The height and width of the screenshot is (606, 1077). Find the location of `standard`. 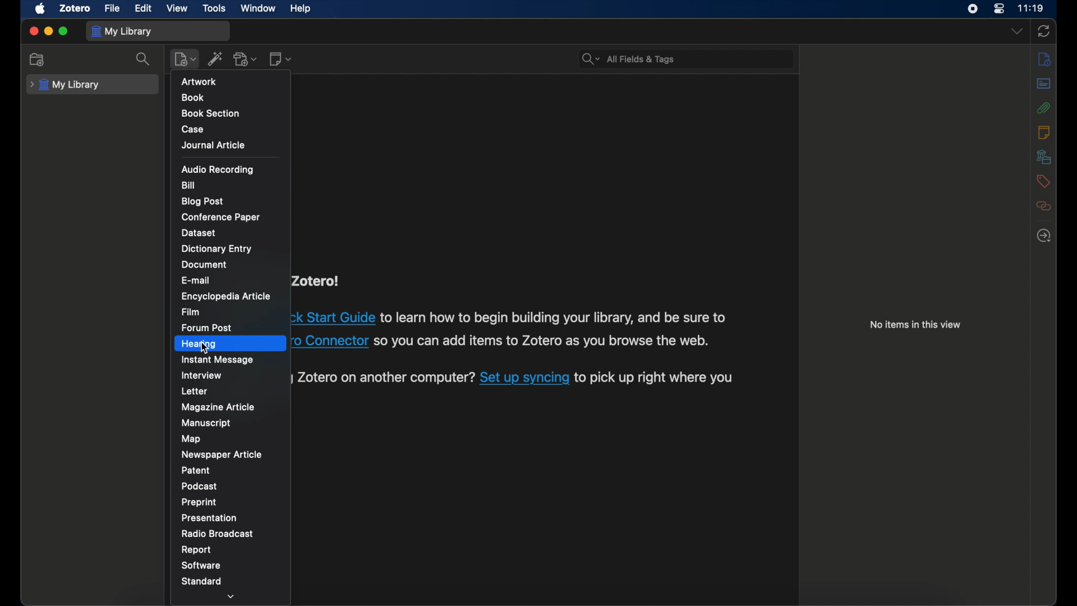

standard is located at coordinates (202, 581).